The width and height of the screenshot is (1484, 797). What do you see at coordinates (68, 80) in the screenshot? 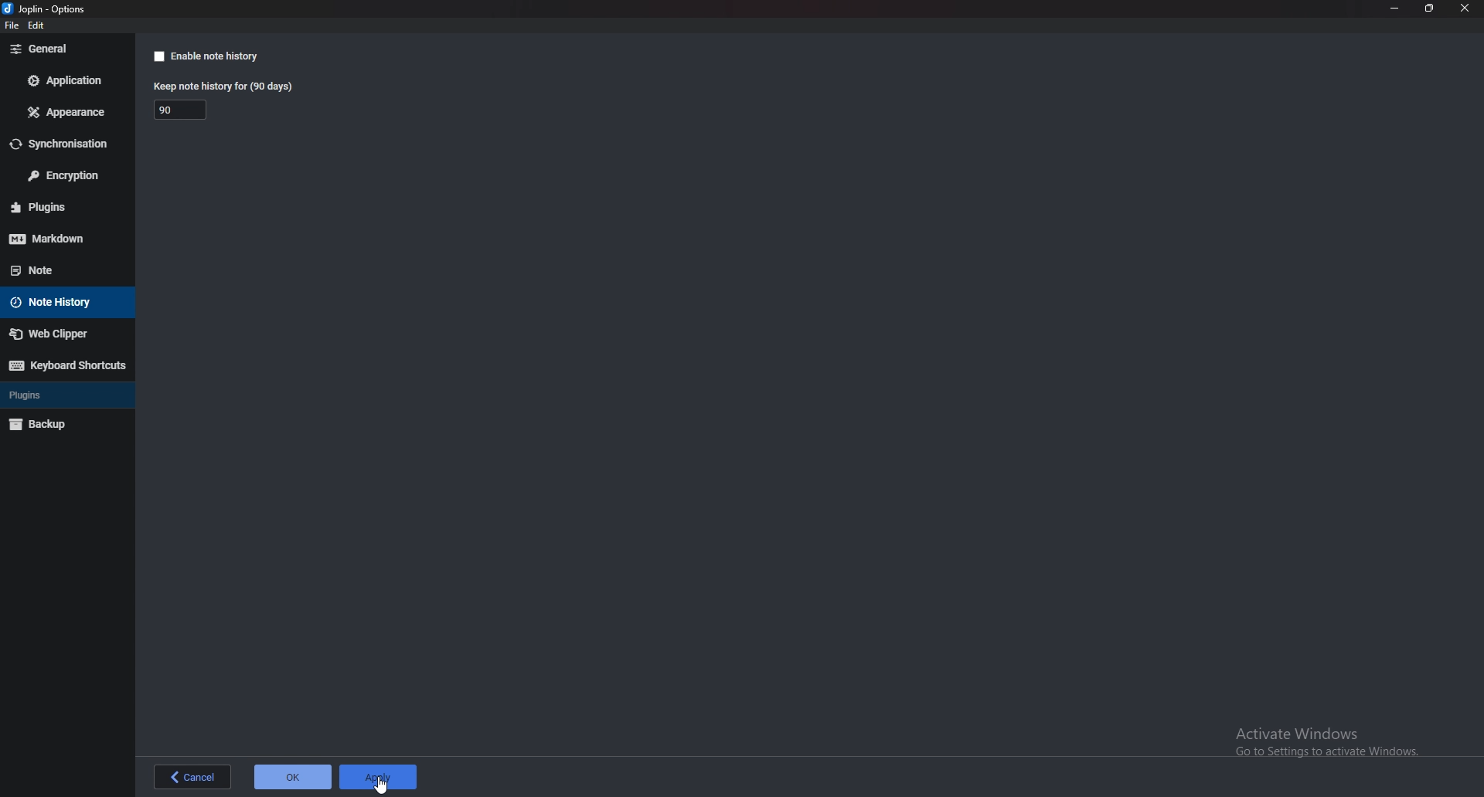
I see `Application` at bounding box center [68, 80].